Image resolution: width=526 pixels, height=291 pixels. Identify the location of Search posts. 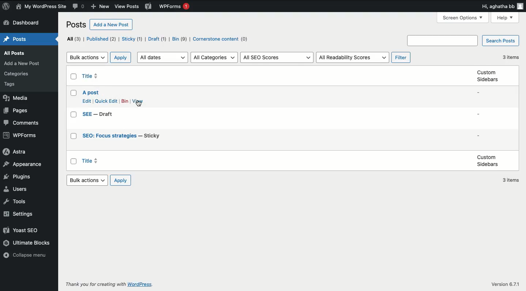
(501, 41).